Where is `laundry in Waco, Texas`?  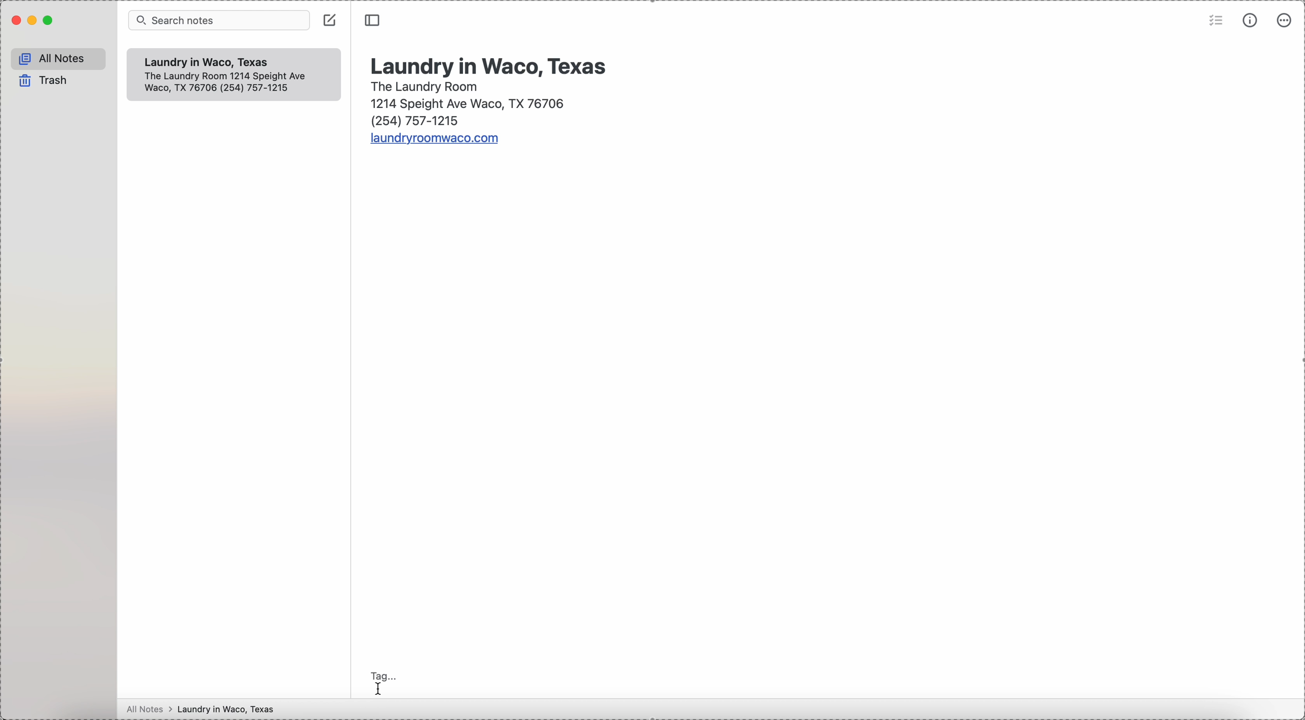
laundry in Waco, Texas is located at coordinates (490, 64).